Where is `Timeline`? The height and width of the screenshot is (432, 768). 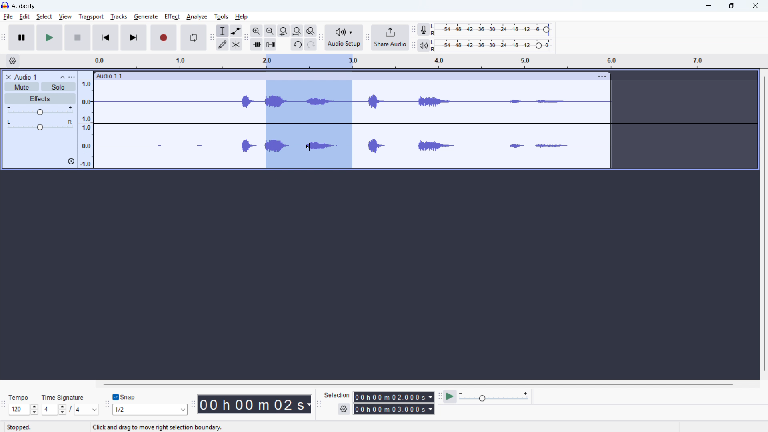 Timeline is located at coordinates (424, 61).